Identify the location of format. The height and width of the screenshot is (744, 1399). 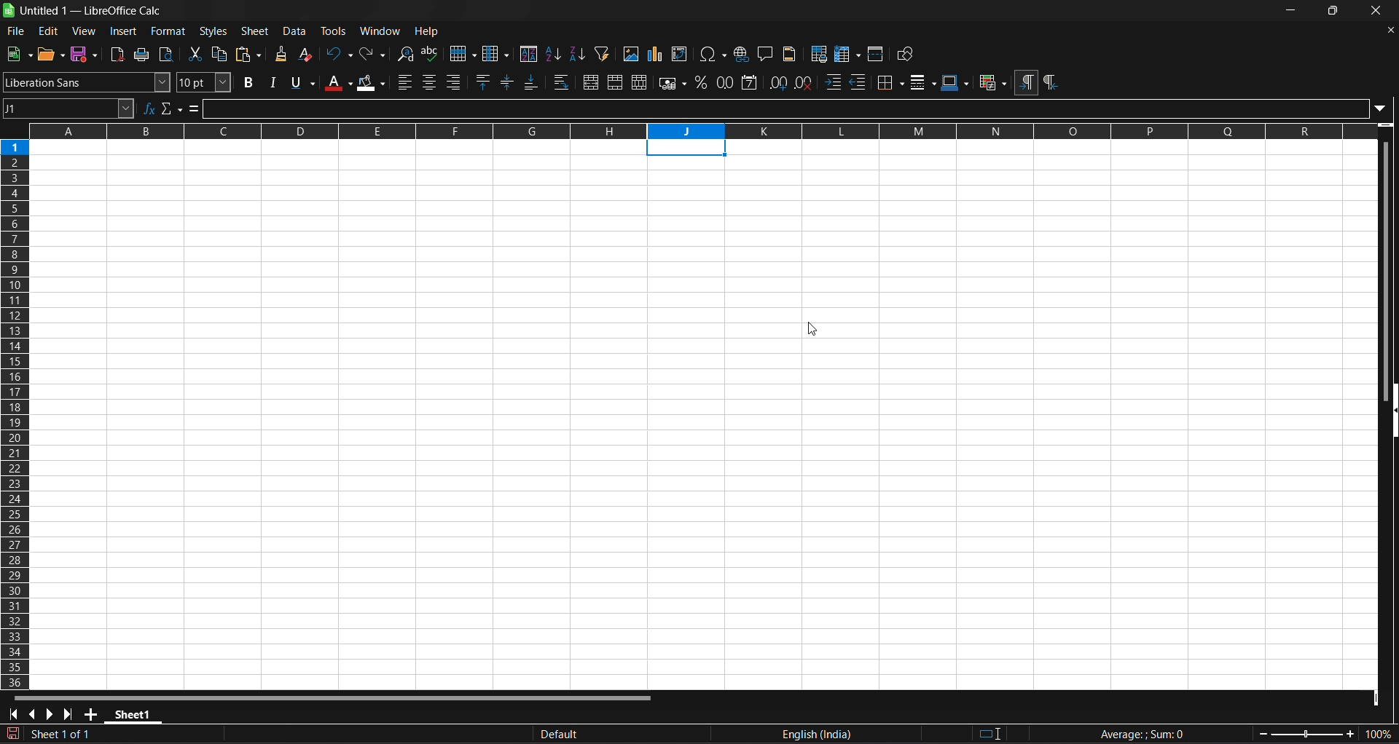
(168, 31).